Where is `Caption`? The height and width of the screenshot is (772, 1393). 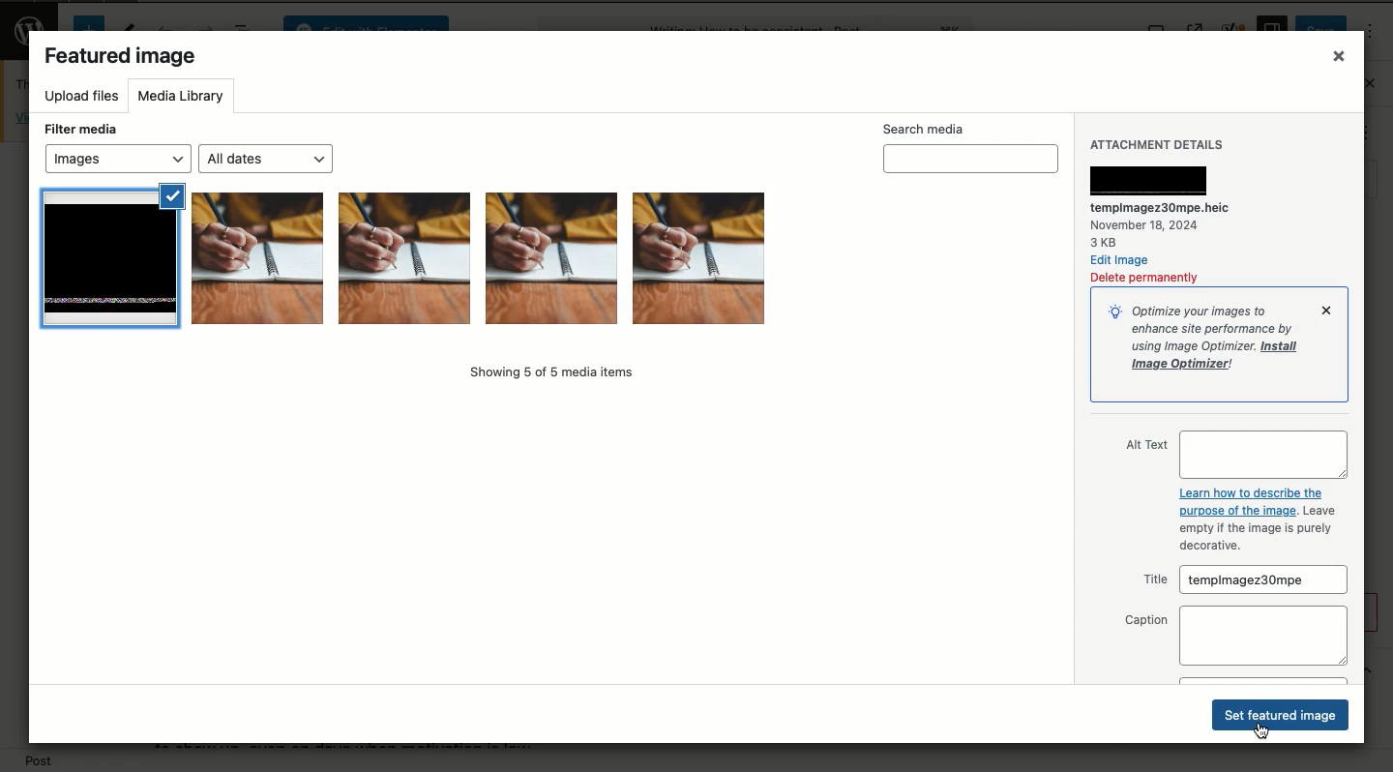 Caption is located at coordinates (1235, 634).